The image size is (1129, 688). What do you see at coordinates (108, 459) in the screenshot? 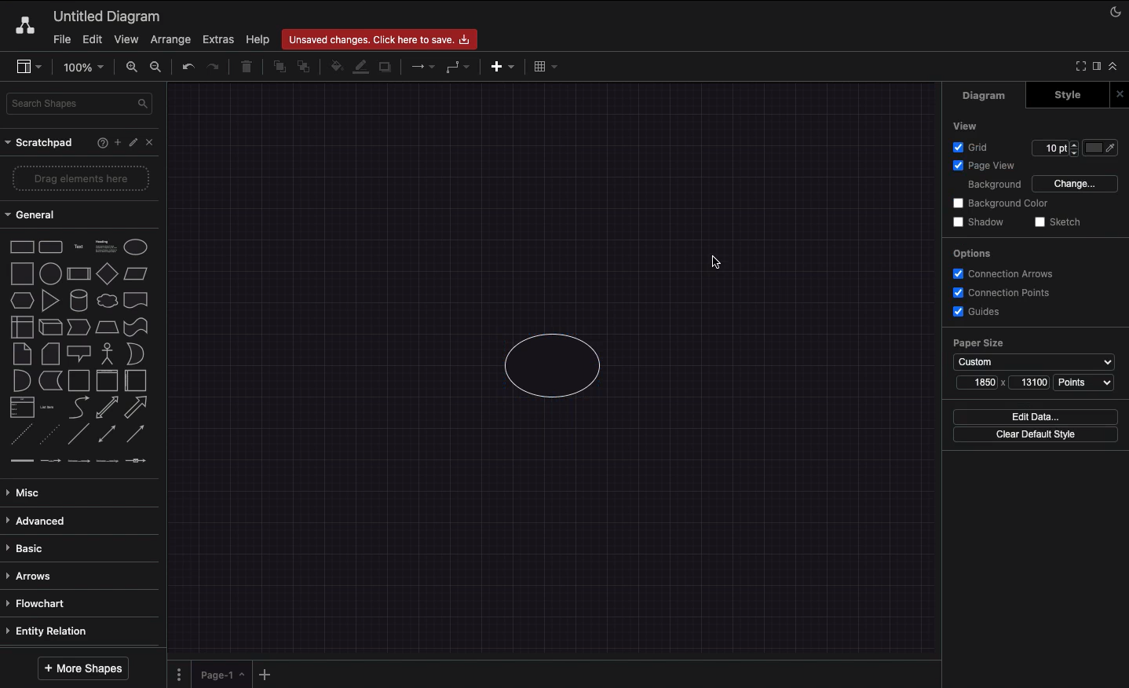
I see `connector 4` at bounding box center [108, 459].